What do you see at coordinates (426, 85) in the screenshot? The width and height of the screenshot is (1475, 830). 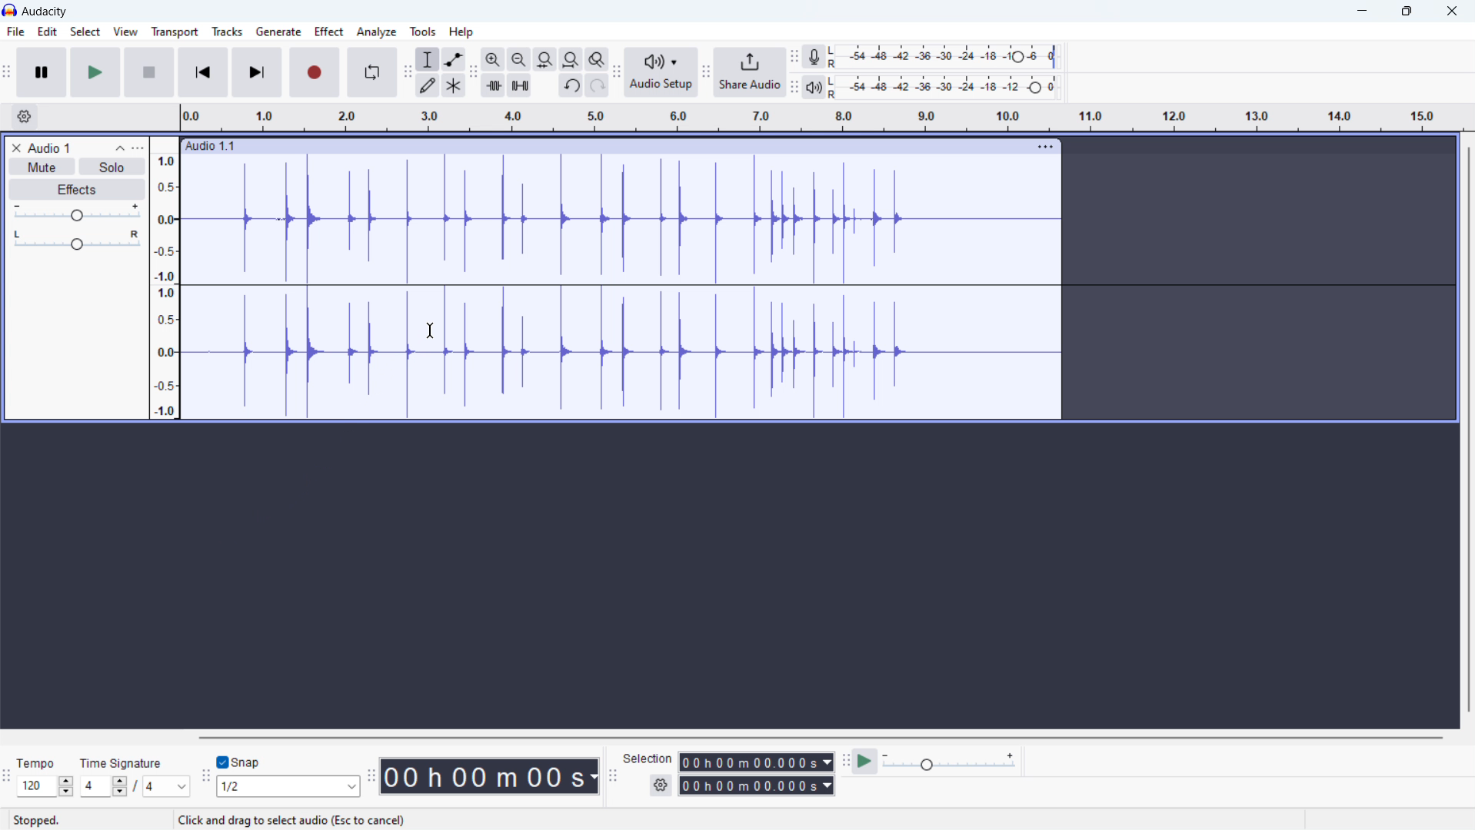 I see `draw tool` at bounding box center [426, 85].